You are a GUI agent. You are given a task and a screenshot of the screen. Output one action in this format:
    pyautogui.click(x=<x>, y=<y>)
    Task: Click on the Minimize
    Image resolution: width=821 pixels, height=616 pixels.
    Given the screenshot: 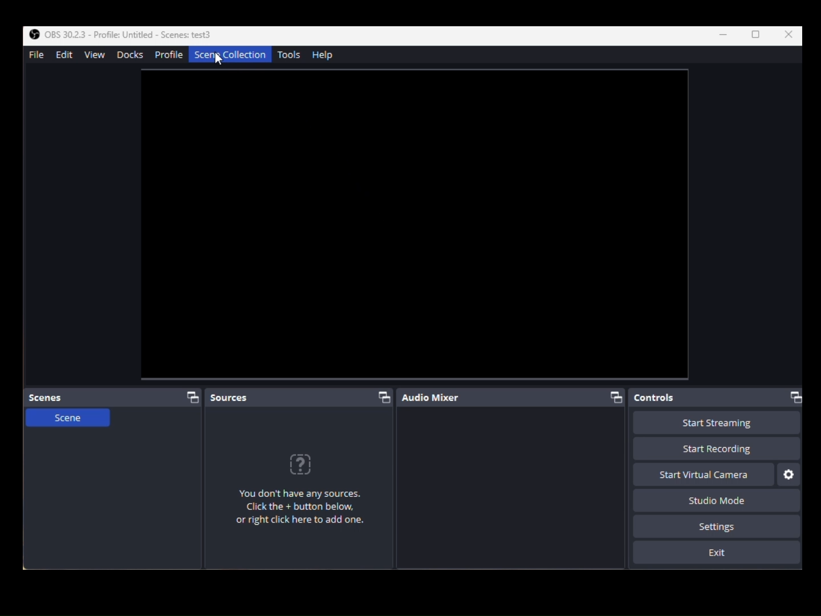 What is the action you would take?
    pyautogui.click(x=725, y=35)
    